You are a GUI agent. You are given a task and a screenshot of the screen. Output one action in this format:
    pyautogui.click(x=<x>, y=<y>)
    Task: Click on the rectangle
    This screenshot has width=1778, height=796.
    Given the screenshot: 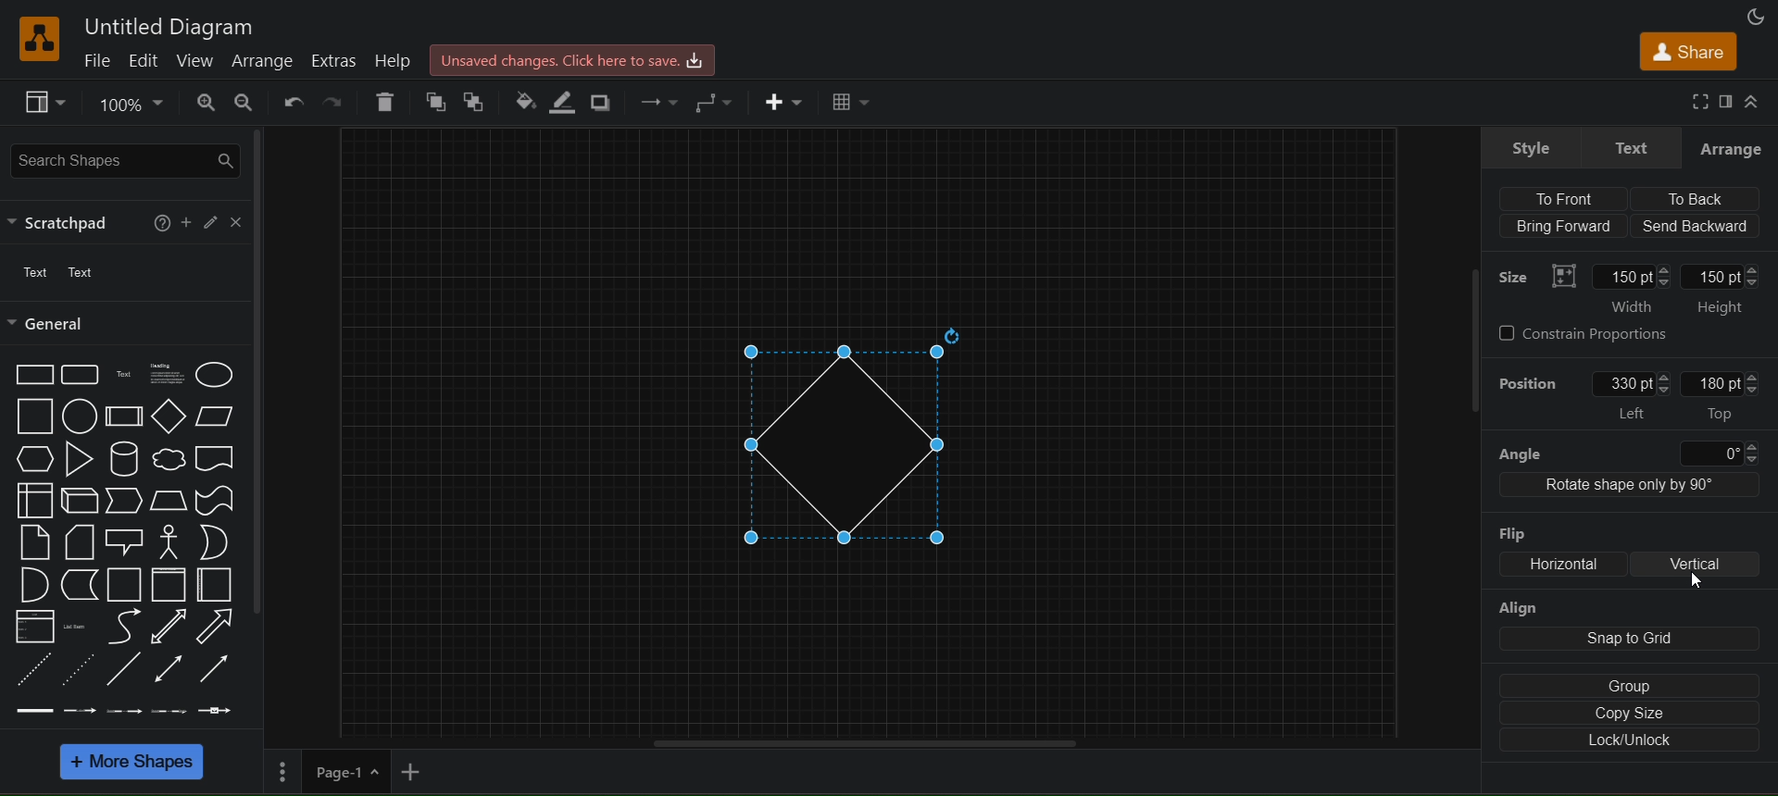 What is the action you would take?
    pyautogui.click(x=35, y=374)
    